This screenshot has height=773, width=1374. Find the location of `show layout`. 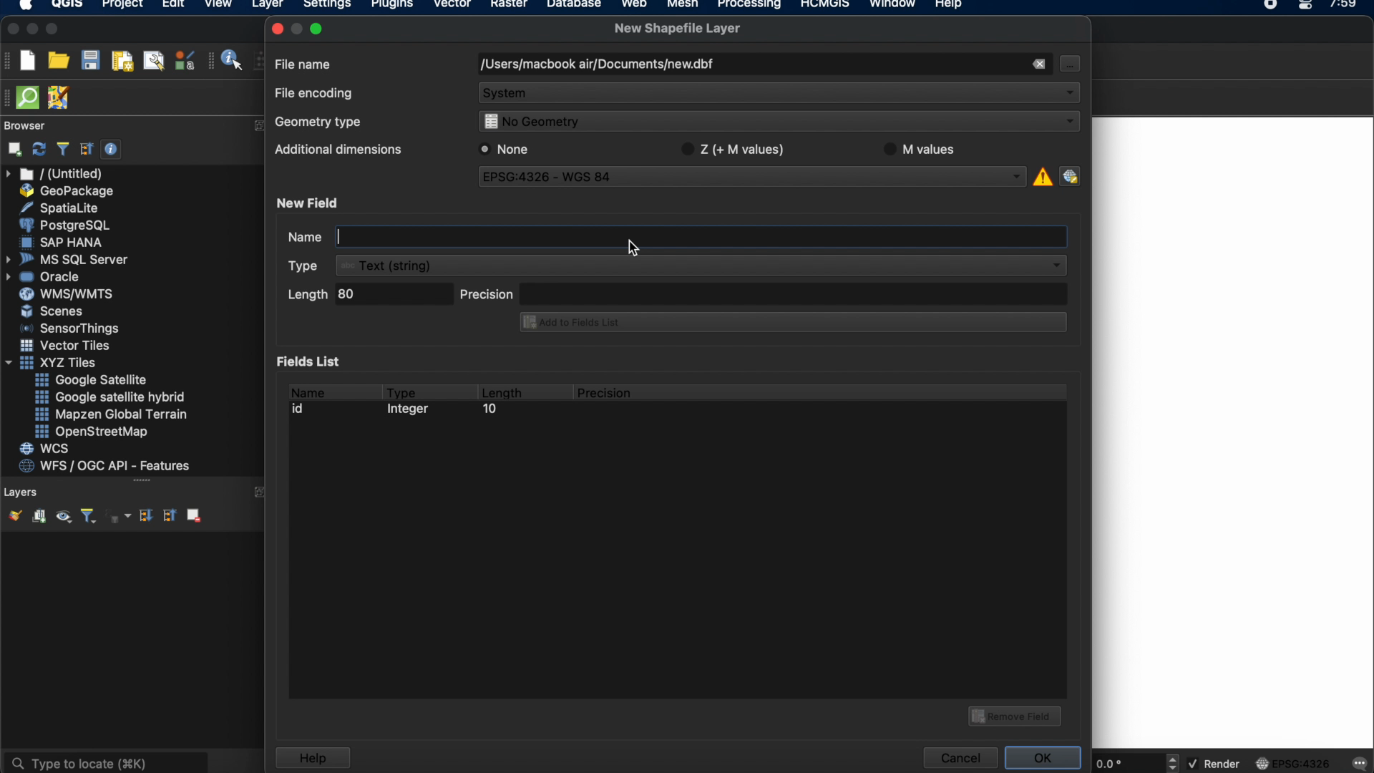

show layout is located at coordinates (154, 60).